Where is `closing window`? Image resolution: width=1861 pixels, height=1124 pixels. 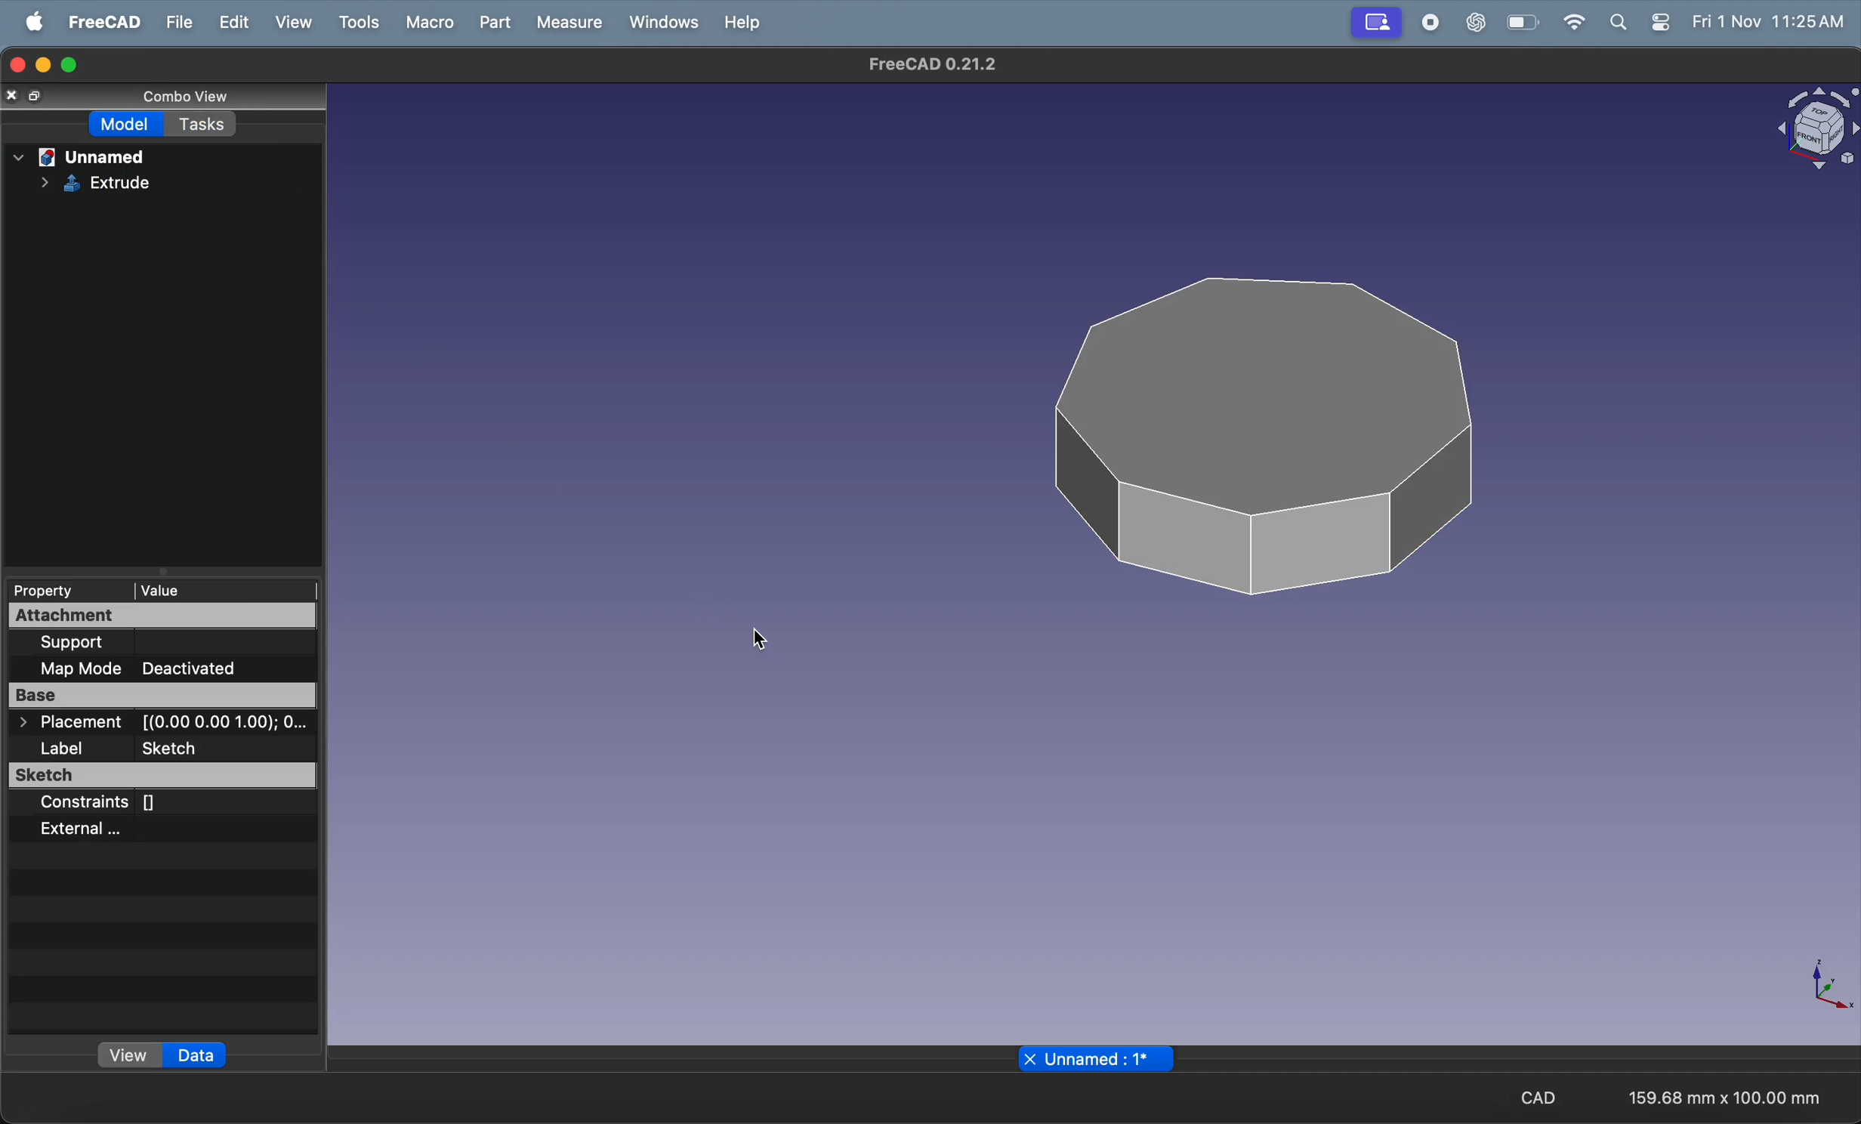
closing window is located at coordinates (17, 66).